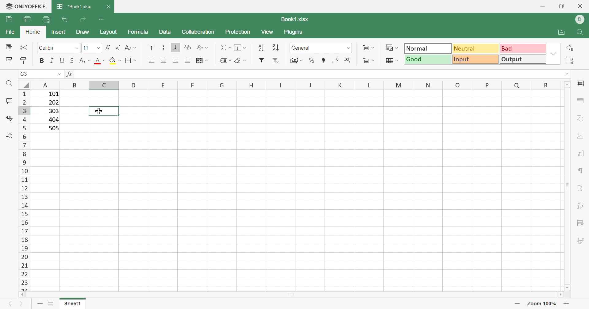 Image resolution: width=589 pixels, height=309 pixels. Describe the element at coordinates (337, 60) in the screenshot. I see `Decrease decimals` at that location.